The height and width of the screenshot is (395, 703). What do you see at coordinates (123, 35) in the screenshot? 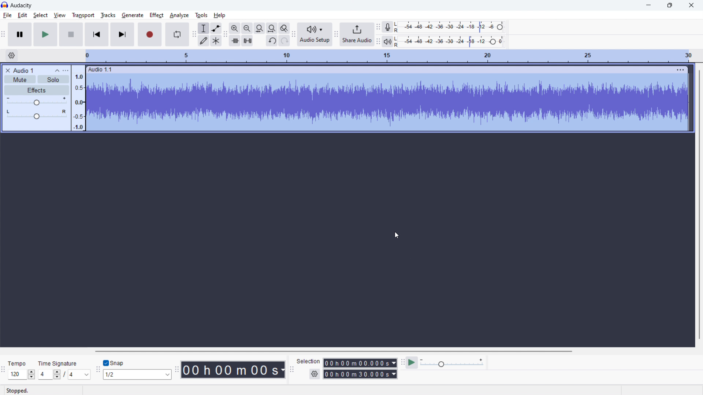
I see `skip to last` at bounding box center [123, 35].